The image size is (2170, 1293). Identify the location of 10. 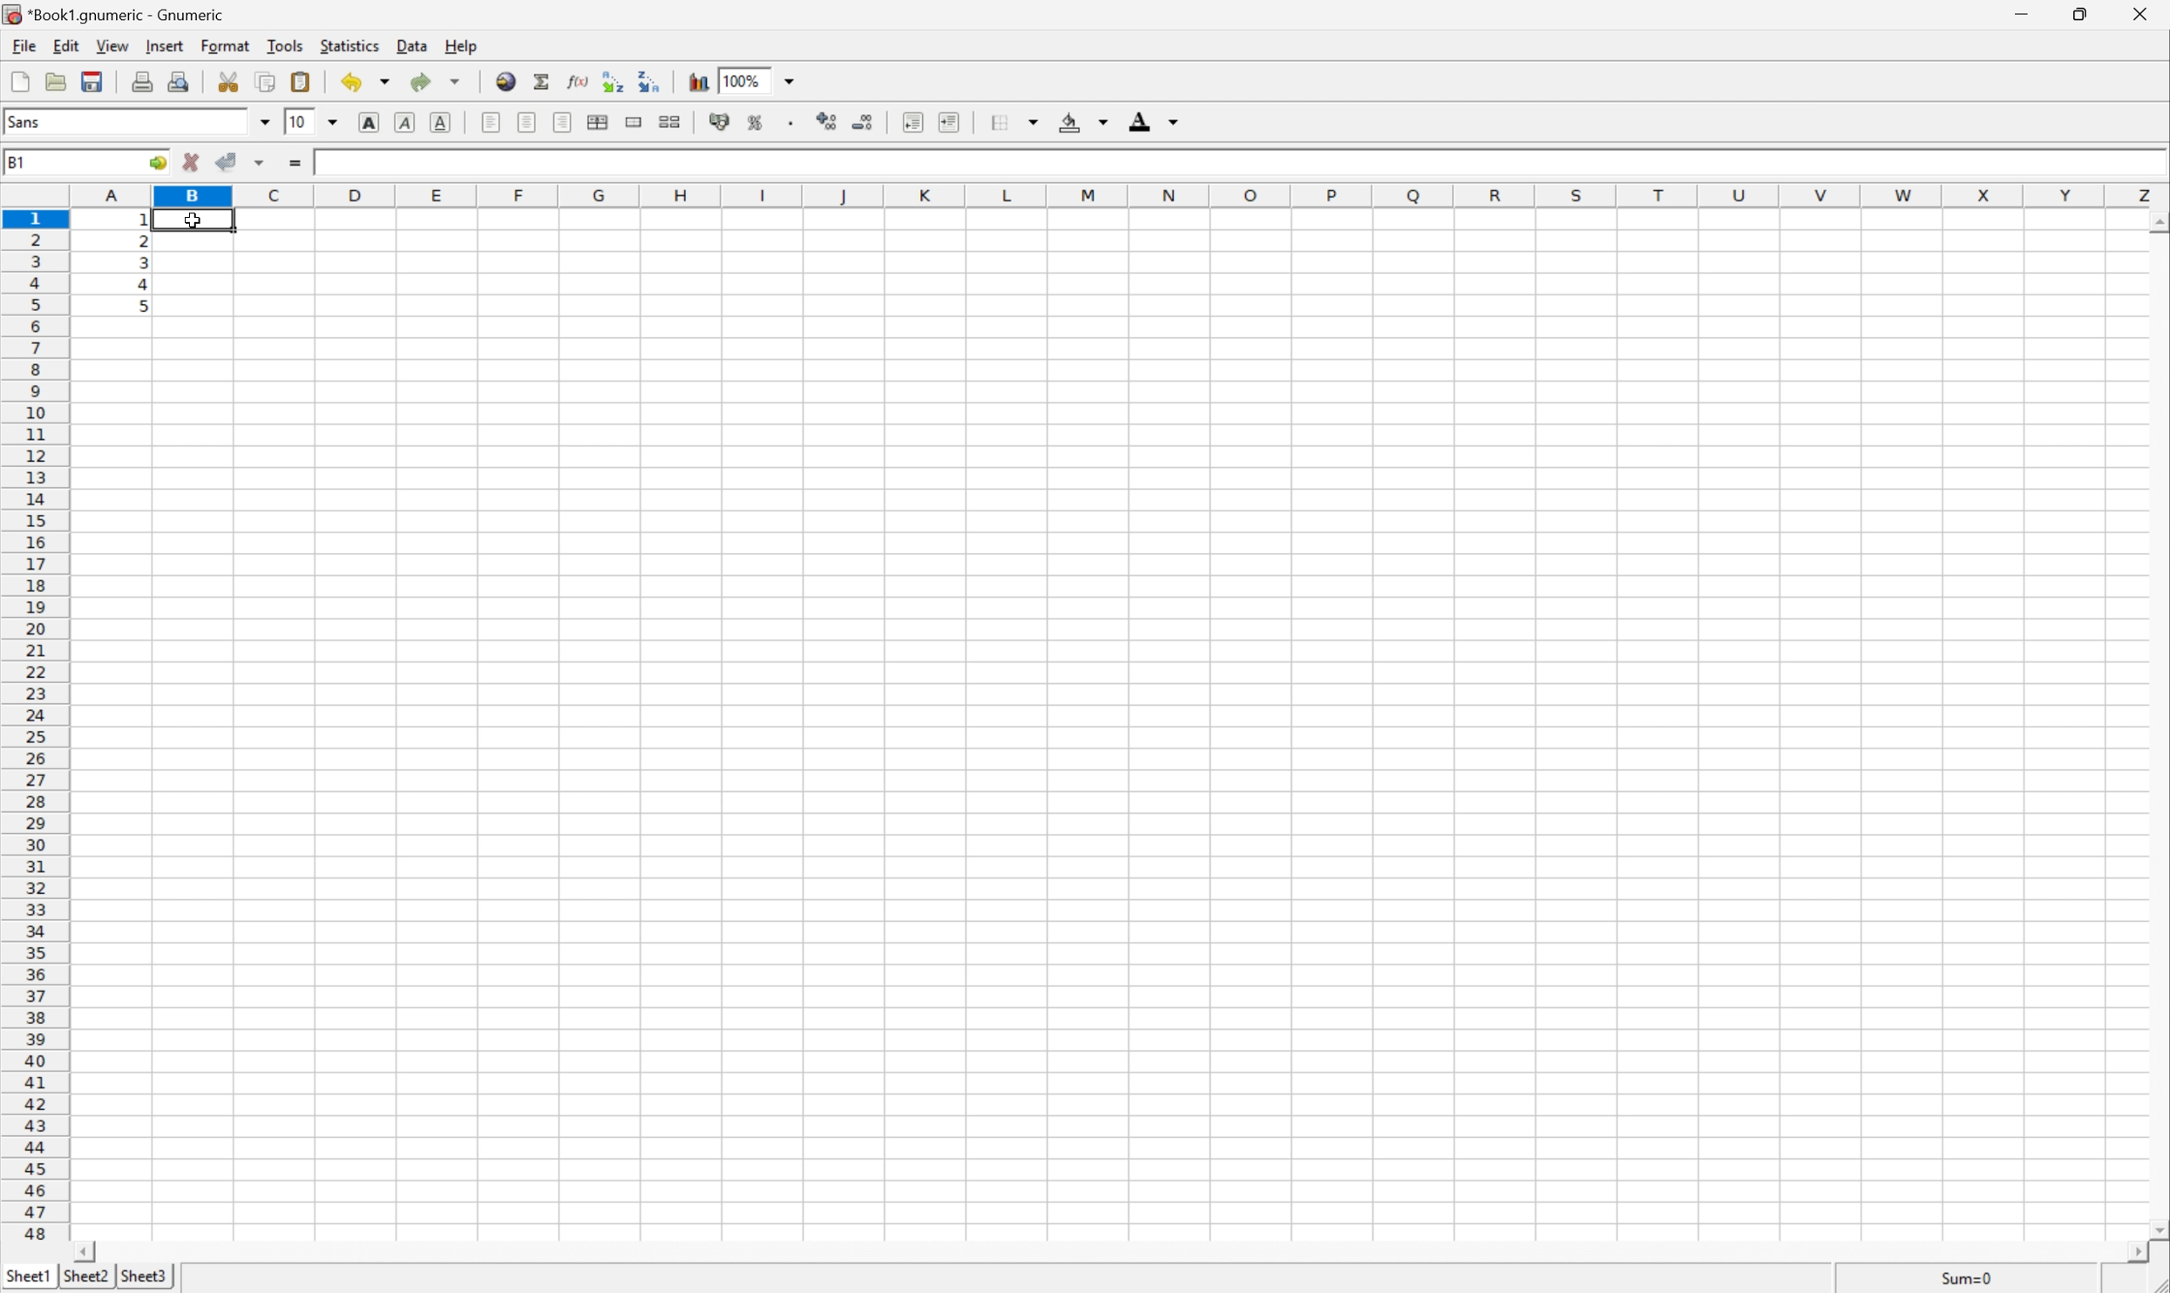
(300, 122).